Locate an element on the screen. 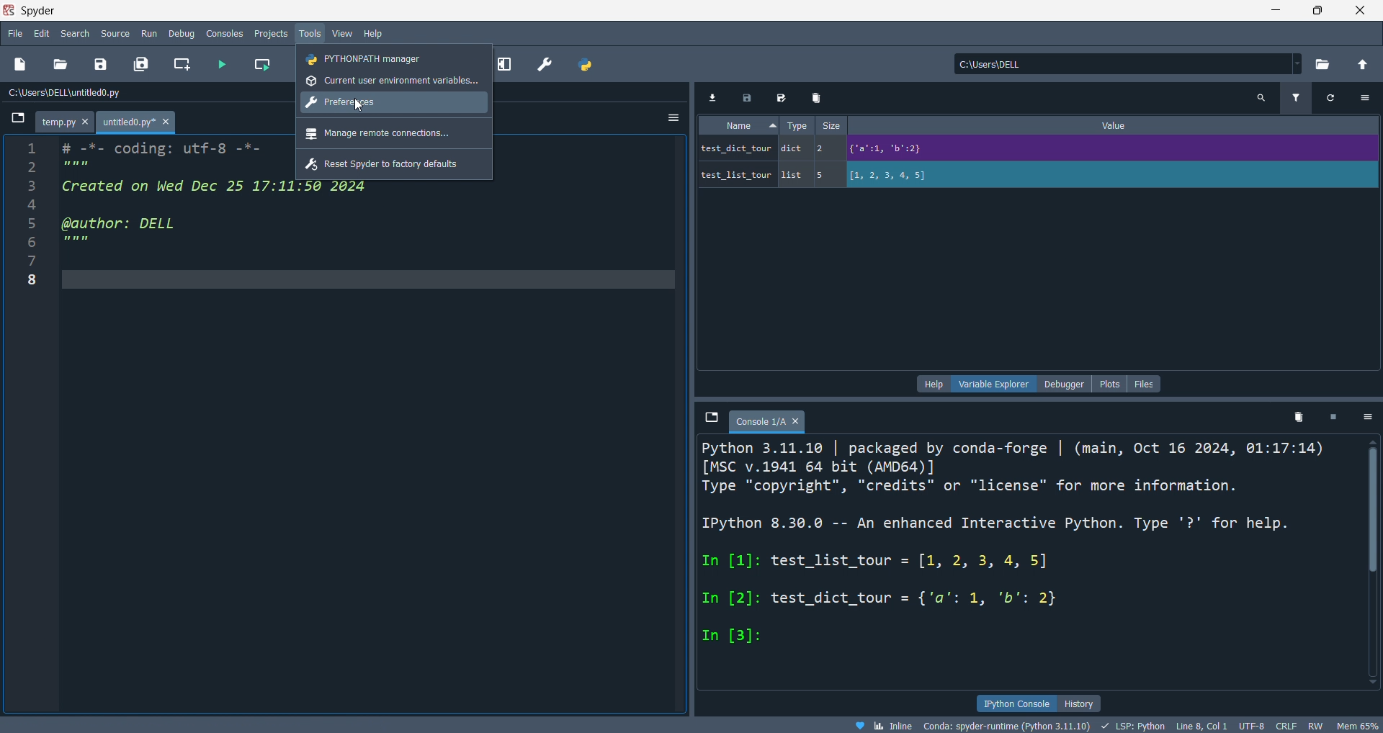  python path manager is located at coordinates (393, 56).